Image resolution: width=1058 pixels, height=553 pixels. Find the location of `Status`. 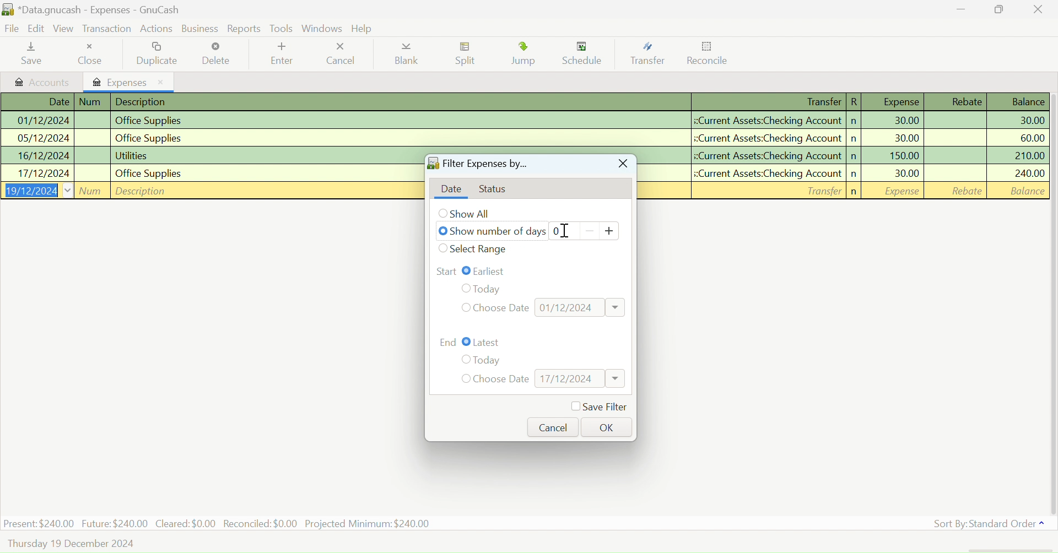

Status is located at coordinates (497, 190).